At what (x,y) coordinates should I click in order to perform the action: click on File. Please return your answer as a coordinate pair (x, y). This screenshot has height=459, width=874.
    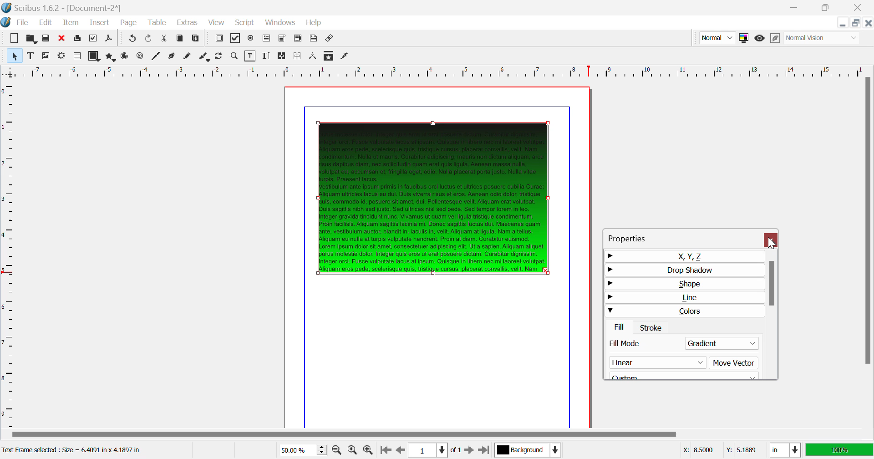
    Looking at the image, I should click on (16, 23).